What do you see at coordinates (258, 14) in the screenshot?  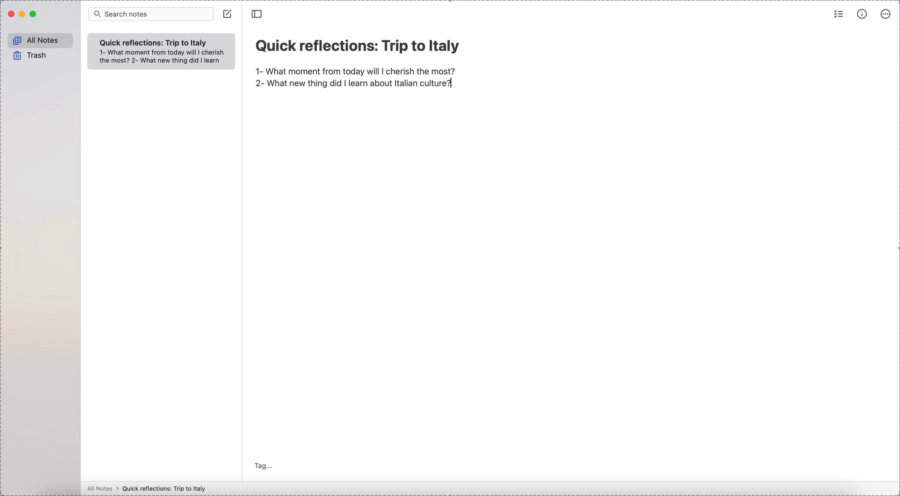 I see `toggle sidebar` at bounding box center [258, 14].